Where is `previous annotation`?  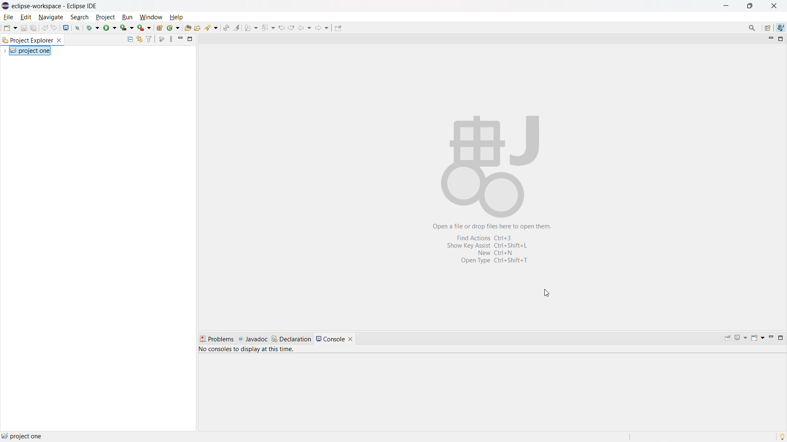 previous annotation is located at coordinates (268, 27).